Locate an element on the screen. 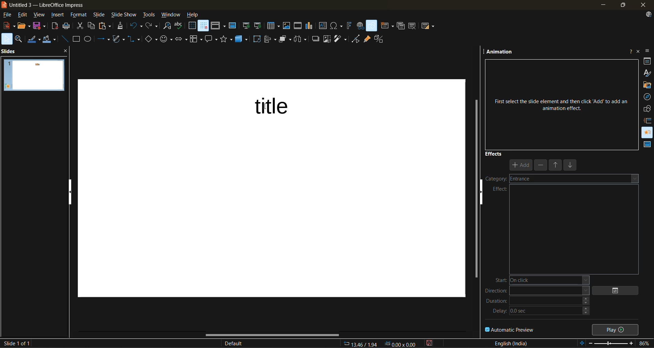 Image resolution: width=654 pixels, height=348 pixels. delay is located at coordinates (542, 313).